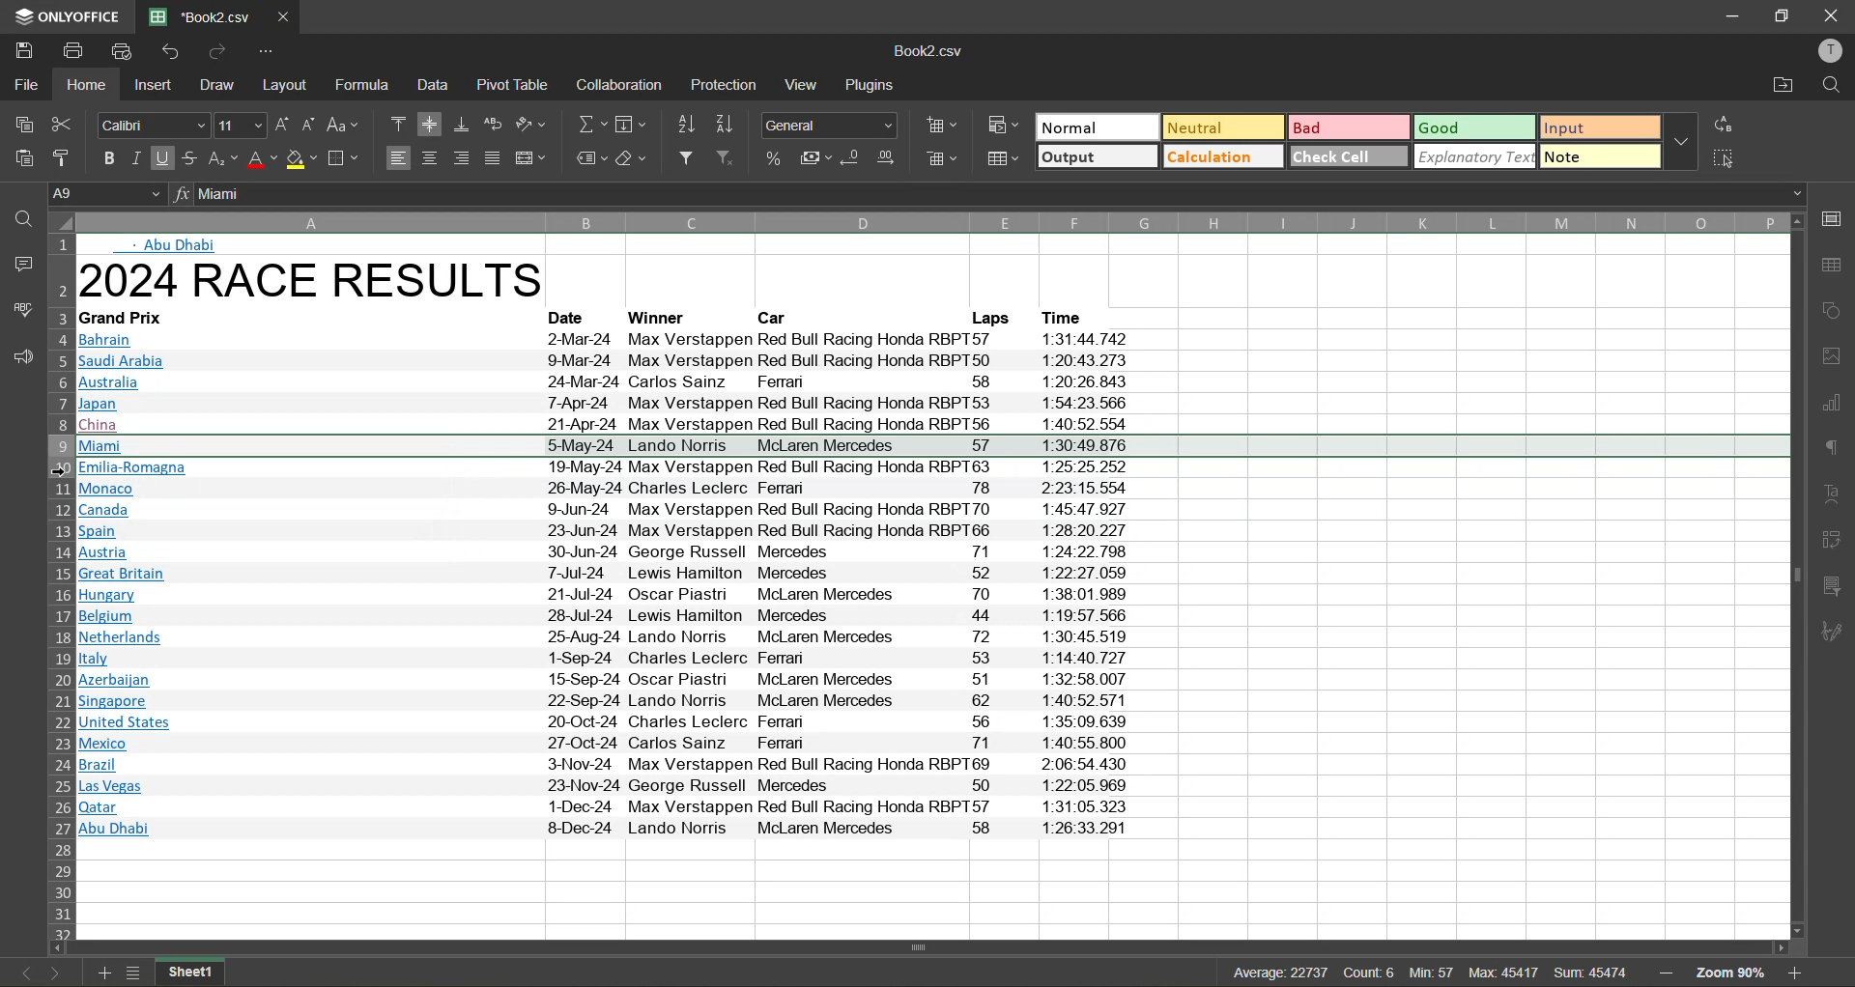  Describe the element at coordinates (224, 160) in the screenshot. I see `sub/superscript` at that location.